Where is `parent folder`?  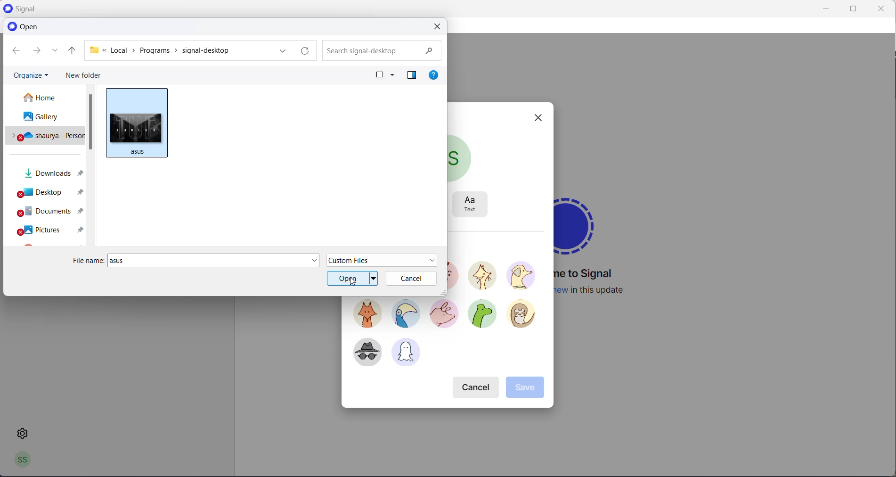
parent folder is located at coordinates (73, 50).